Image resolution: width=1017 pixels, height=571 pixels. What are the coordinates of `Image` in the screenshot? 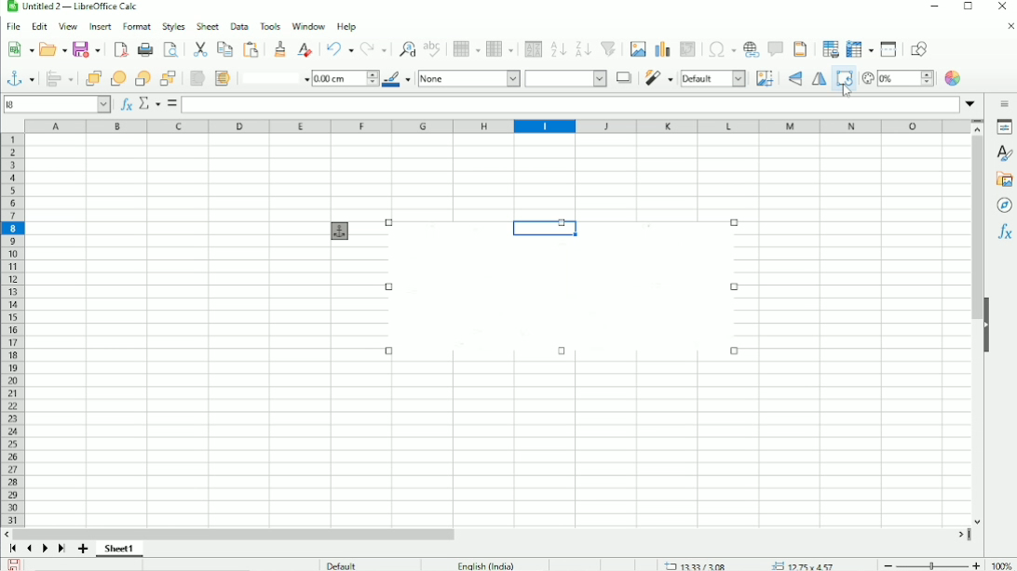 It's located at (563, 289).